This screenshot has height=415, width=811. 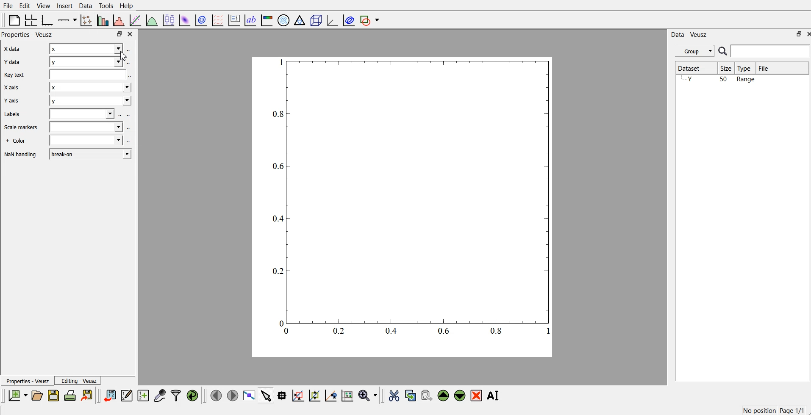 What do you see at coordinates (20, 114) in the screenshot?
I see `Labels` at bounding box center [20, 114].